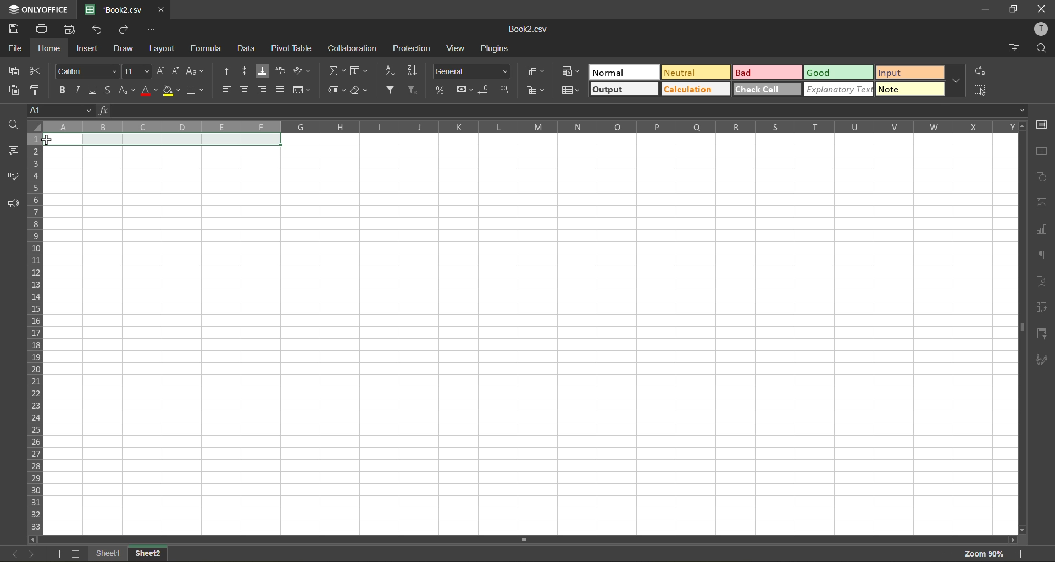 This screenshot has height=562, width=1055. Describe the element at coordinates (247, 70) in the screenshot. I see `align middle` at that location.